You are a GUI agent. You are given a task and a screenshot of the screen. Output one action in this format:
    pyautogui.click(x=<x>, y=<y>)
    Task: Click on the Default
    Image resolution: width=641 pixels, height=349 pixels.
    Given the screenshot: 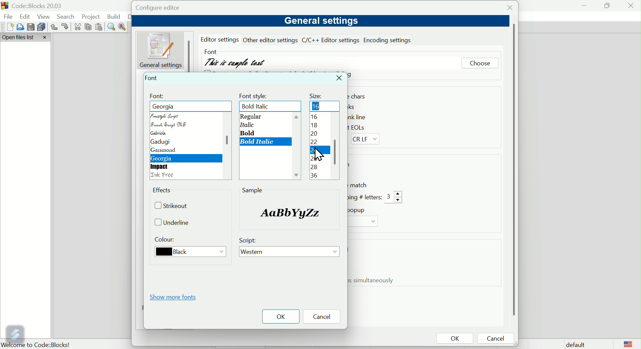 What is the action you would take?
    pyautogui.click(x=574, y=344)
    